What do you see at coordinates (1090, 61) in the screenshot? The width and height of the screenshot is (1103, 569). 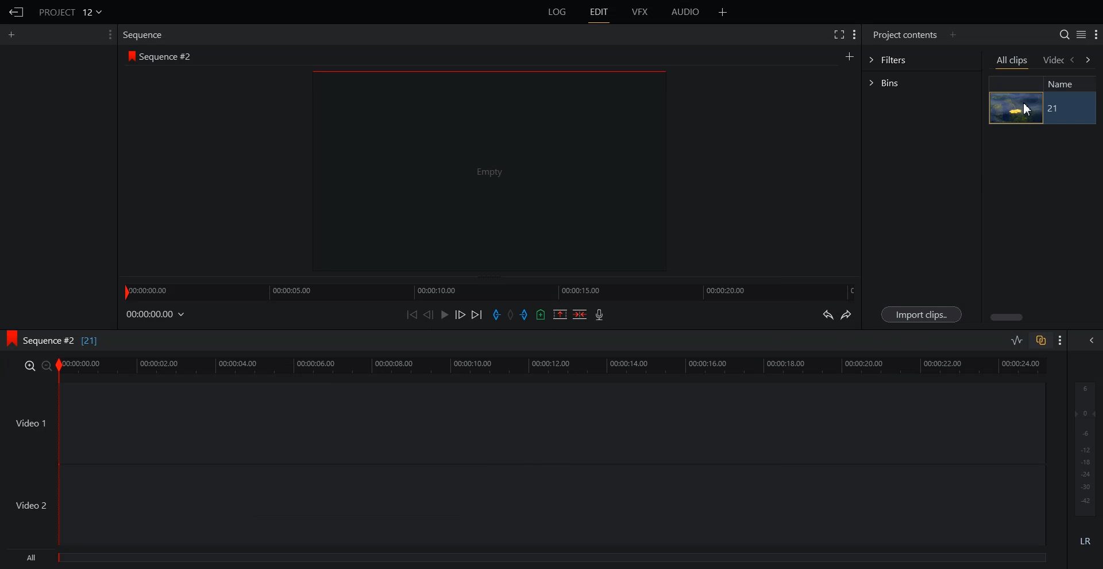 I see `forward` at bounding box center [1090, 61].